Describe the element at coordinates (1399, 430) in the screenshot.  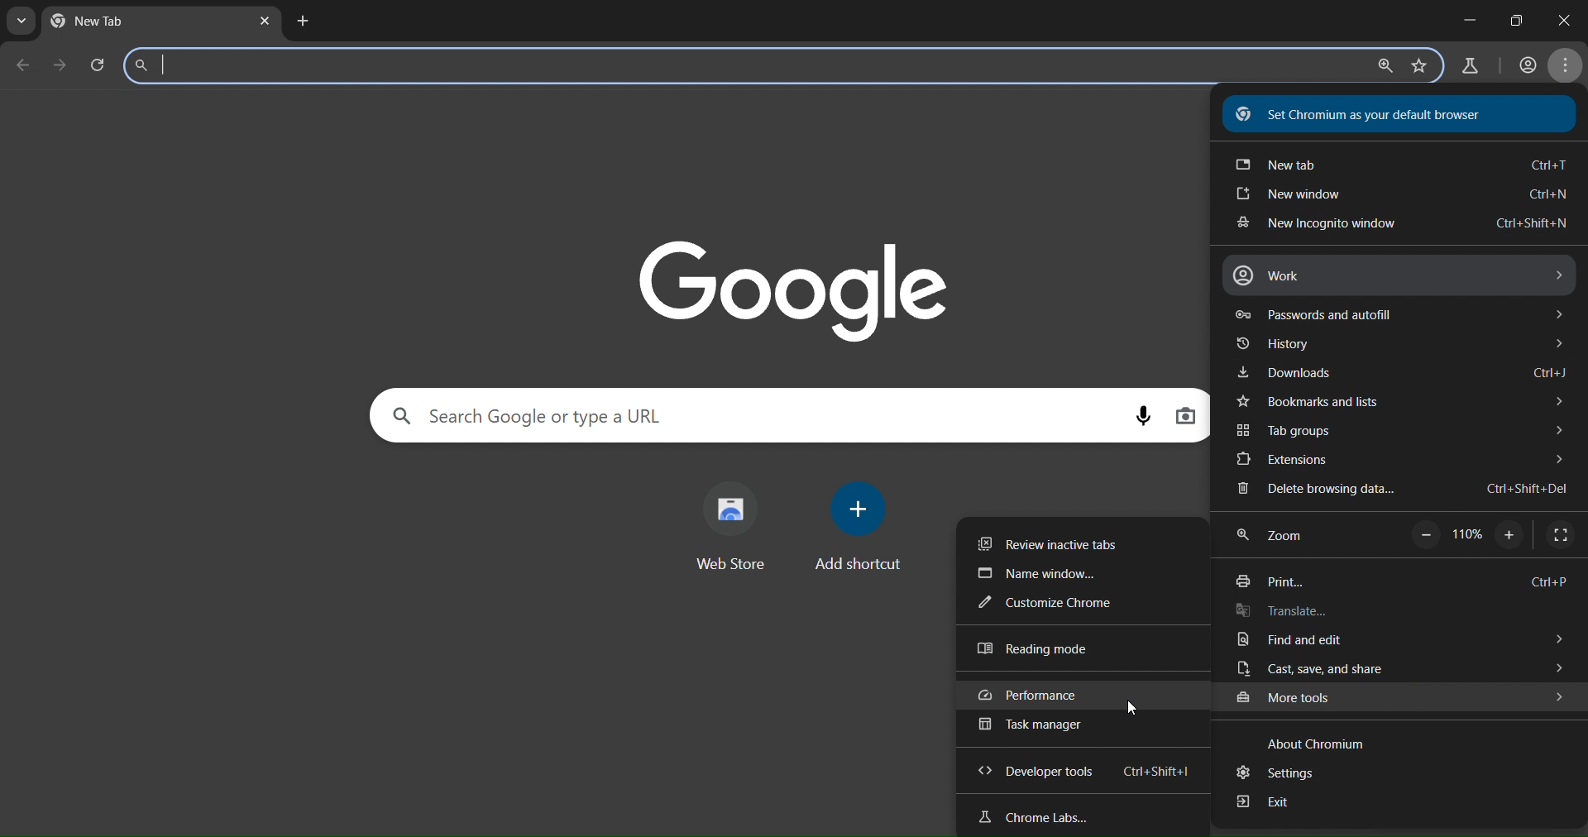
I see `tab groups` at that location.